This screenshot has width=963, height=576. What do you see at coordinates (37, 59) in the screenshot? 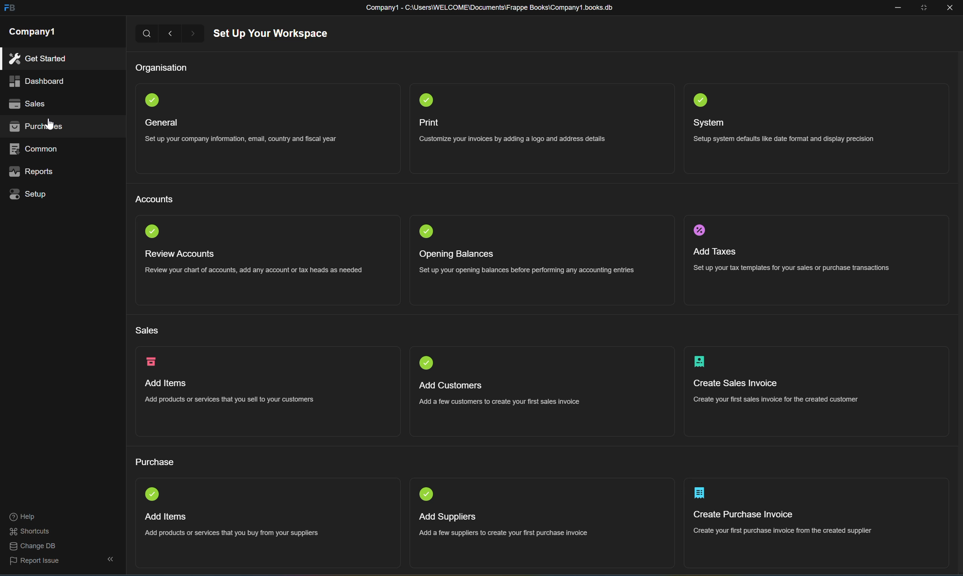
I see `get started` at bounding box center [37, 59].